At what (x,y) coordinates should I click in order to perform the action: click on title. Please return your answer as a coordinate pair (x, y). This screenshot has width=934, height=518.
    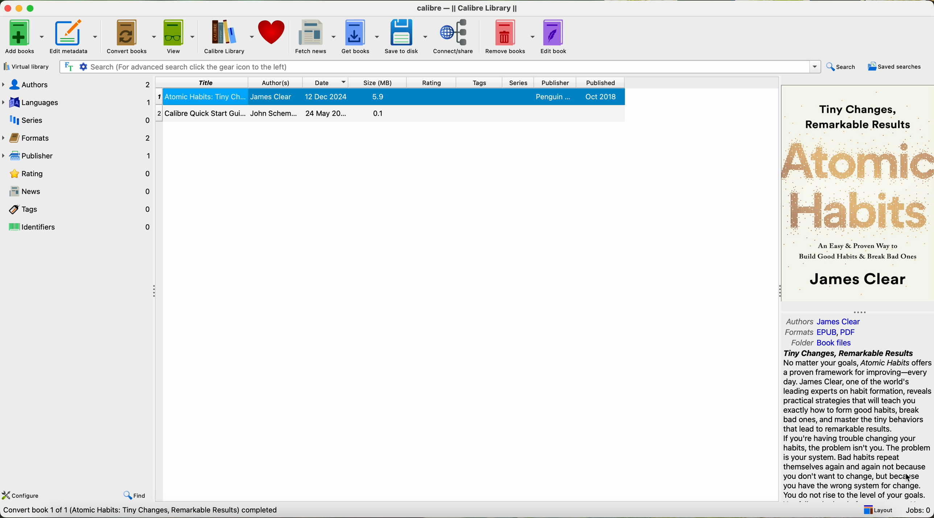
    Looking at the image, I should click on (203, 83).